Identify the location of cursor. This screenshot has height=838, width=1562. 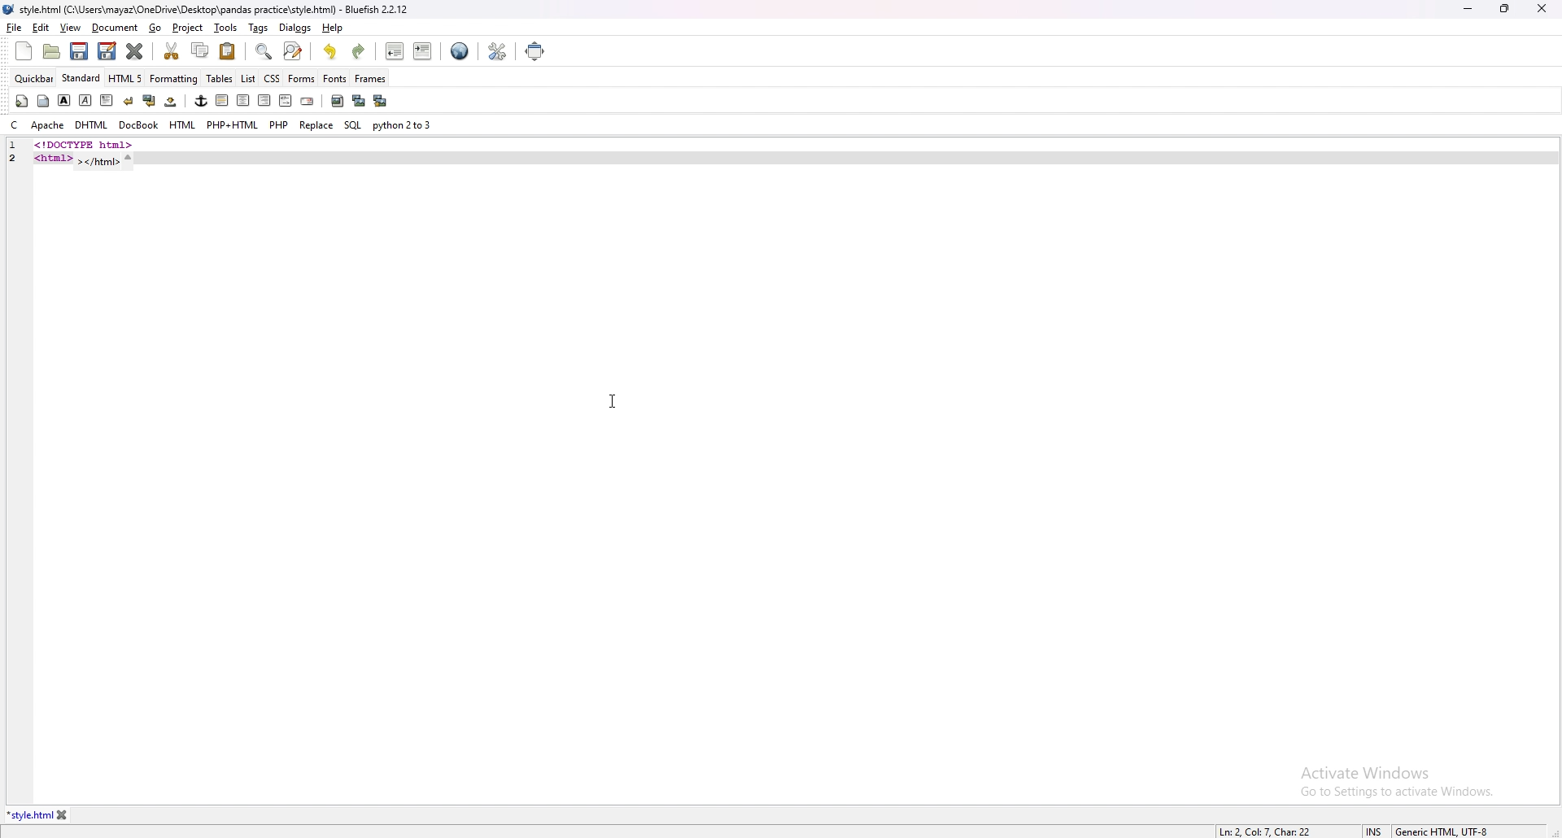
(613, 400).